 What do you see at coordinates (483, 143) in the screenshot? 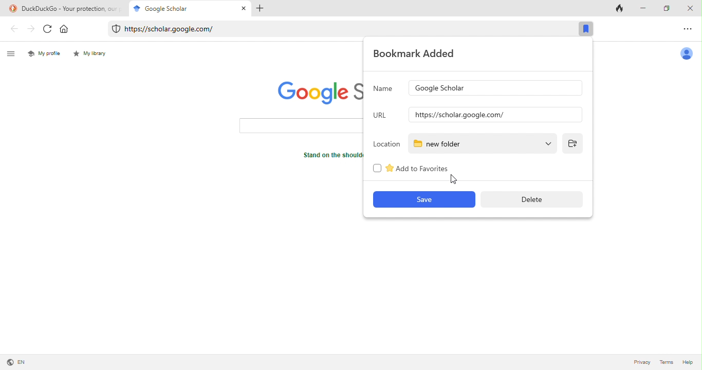
I see `new folder` at bounding box center [483, 143].